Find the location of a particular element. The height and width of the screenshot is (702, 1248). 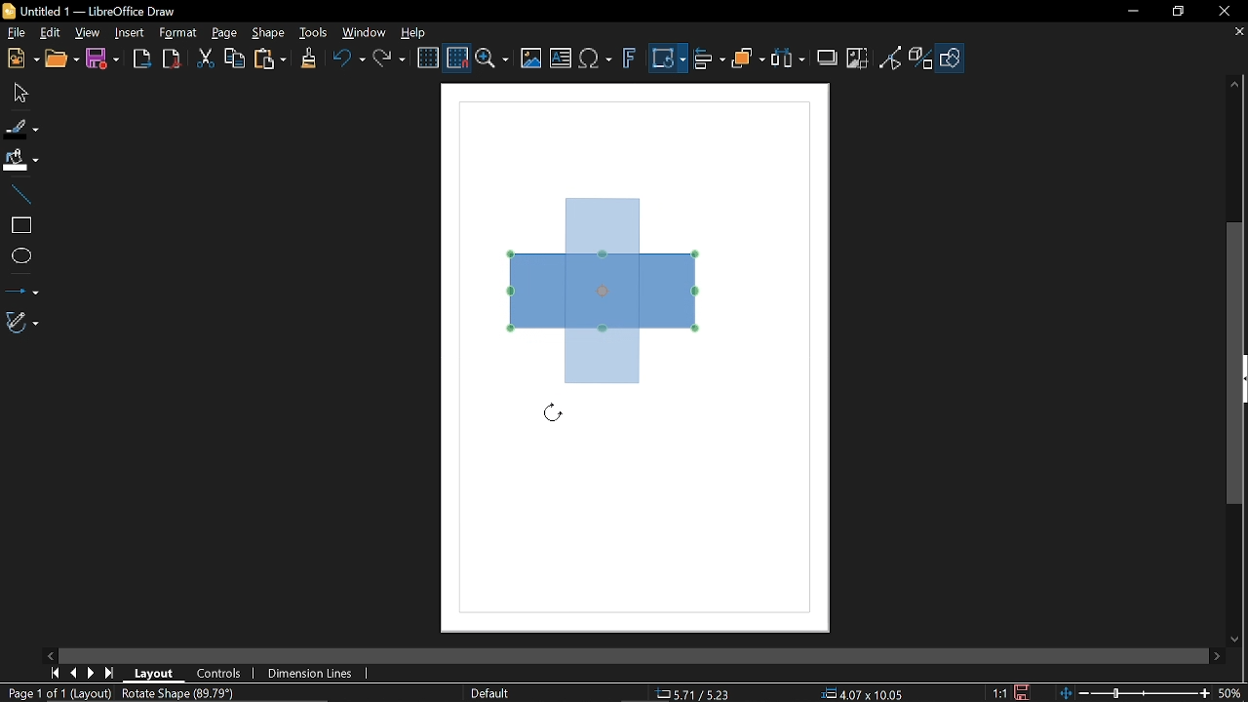

Tools is located at coordinates (314, 33).